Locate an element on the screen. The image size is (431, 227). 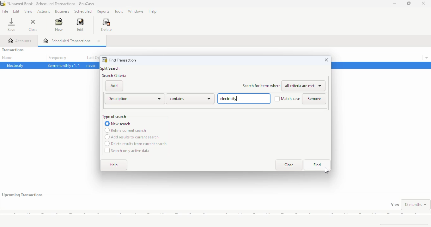
close tab is located at coordinates (98, 41).